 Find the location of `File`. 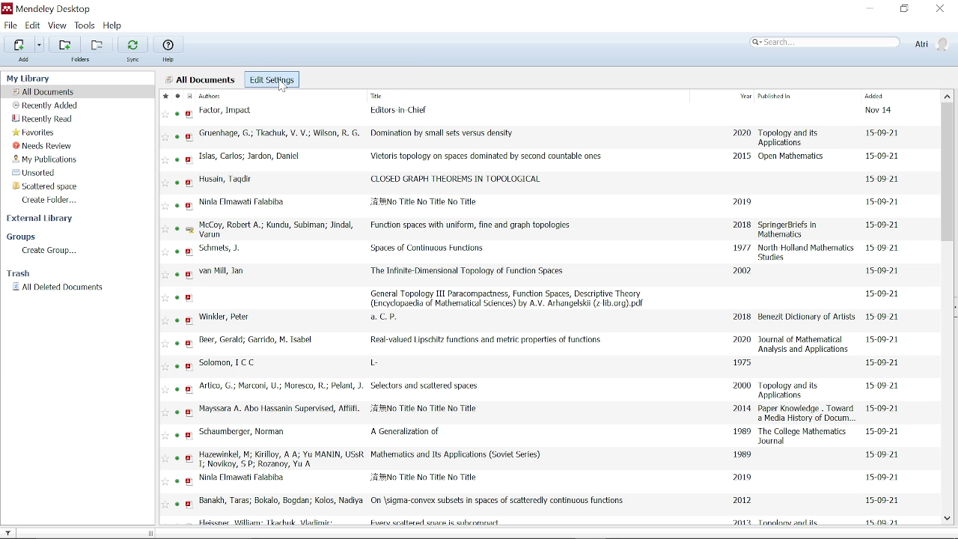

File is located at coordinates (10, 25).